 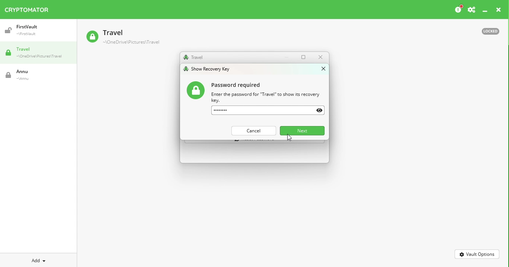 What do you see at coordinates (193, 57) in the screenshot?
I see `Travel` at bounding box center [193, 57].